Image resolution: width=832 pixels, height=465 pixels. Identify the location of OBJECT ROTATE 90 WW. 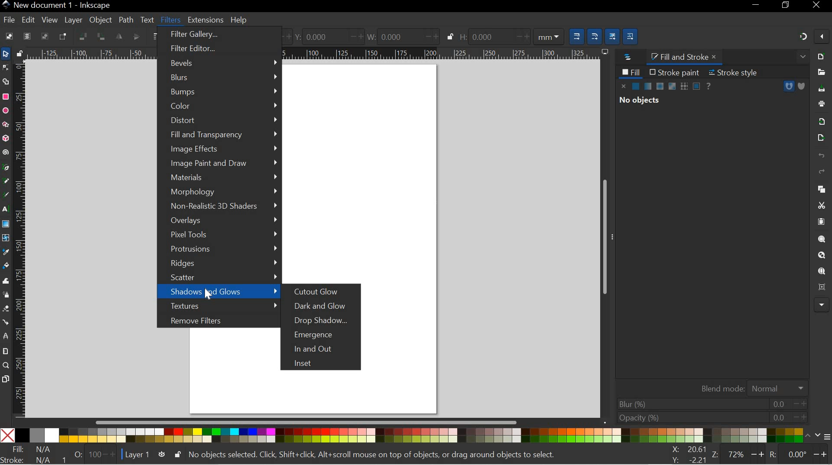
(81, 35).